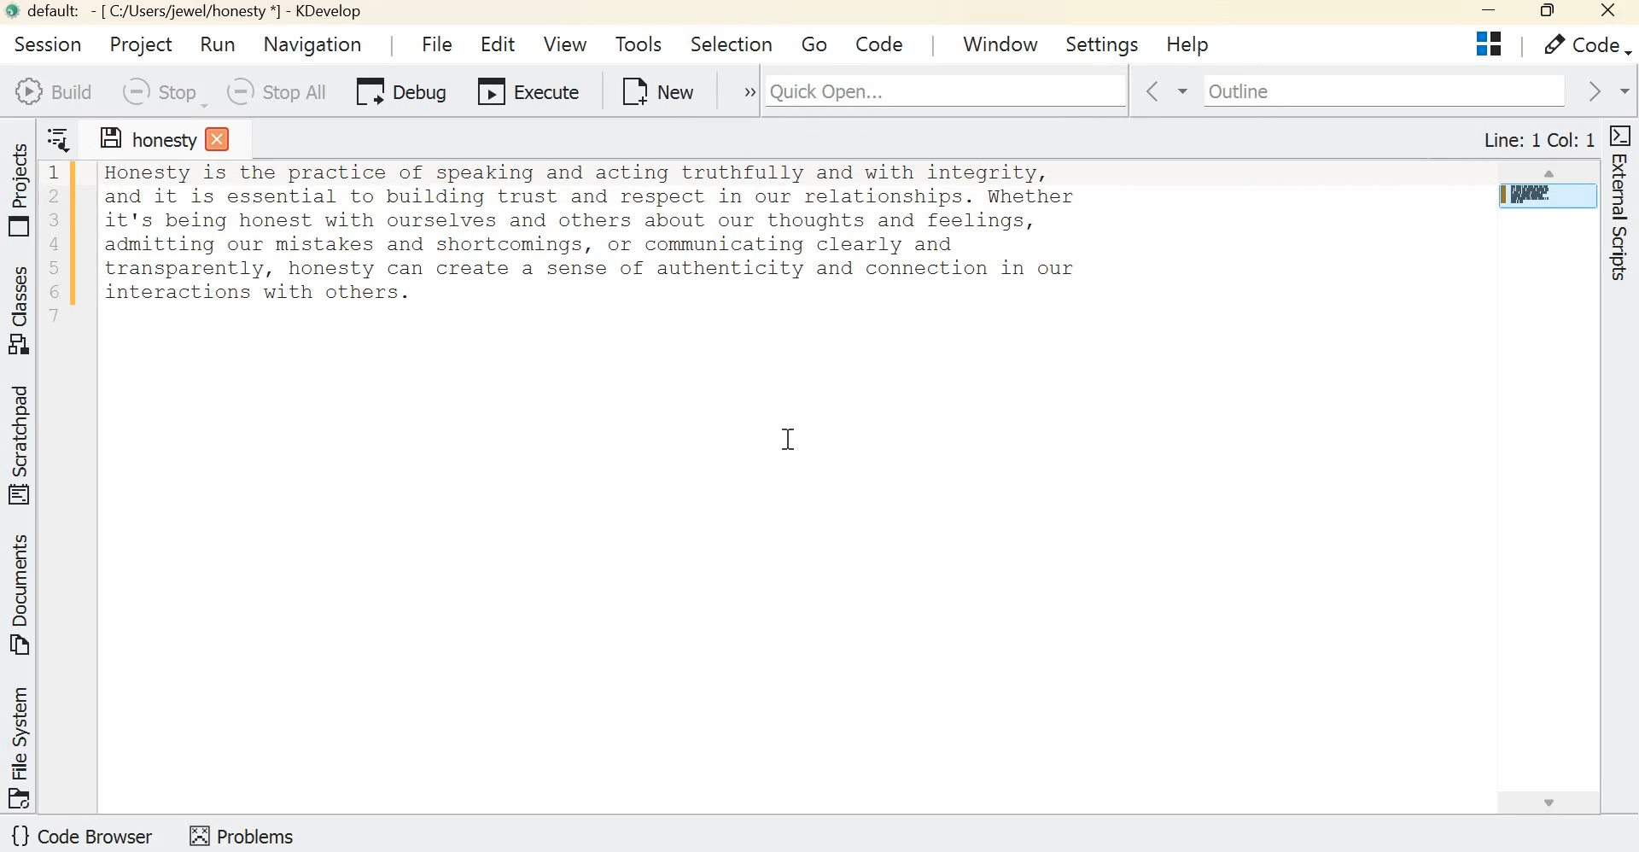 The image size is (1639, 852). What do you see at coordinates (501, 46) in the screenshot?
I see `Edit` at bounding box center [501, 46].